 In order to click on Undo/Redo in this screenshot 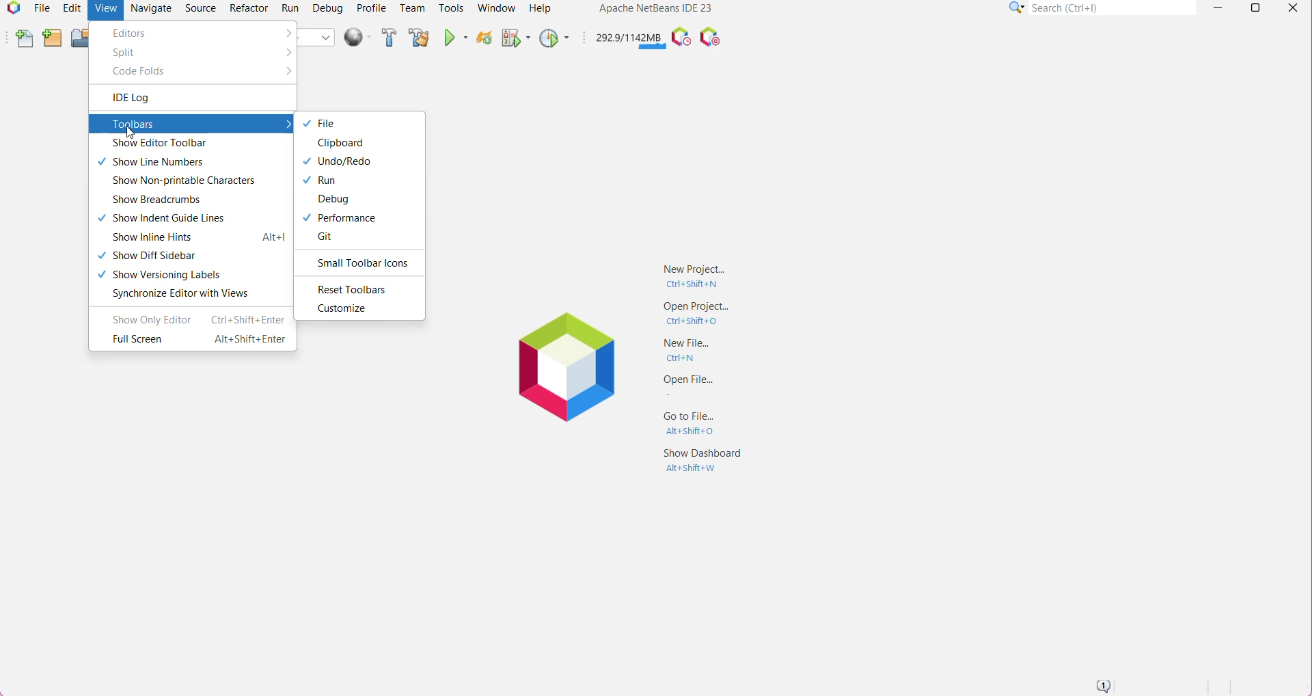, I will do `click(340, 161)`.